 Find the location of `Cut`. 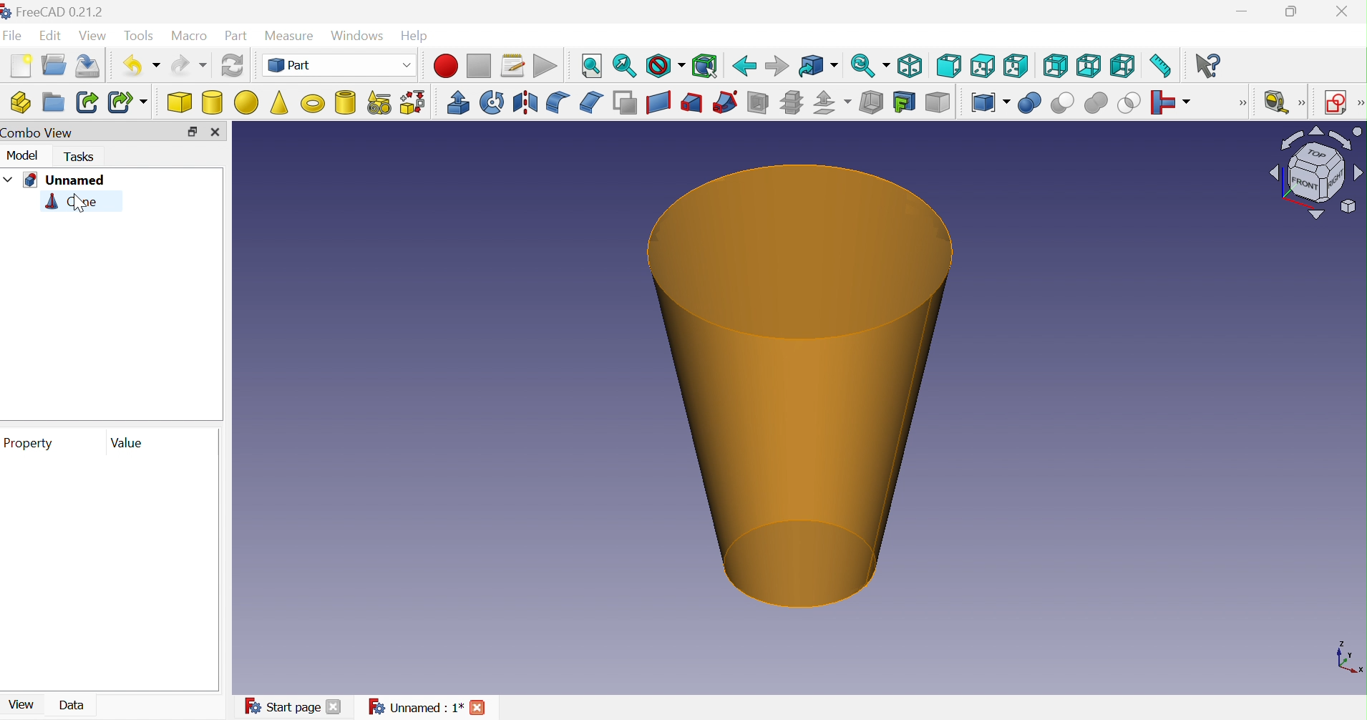

Cut is located at coordinates (1061, 104).